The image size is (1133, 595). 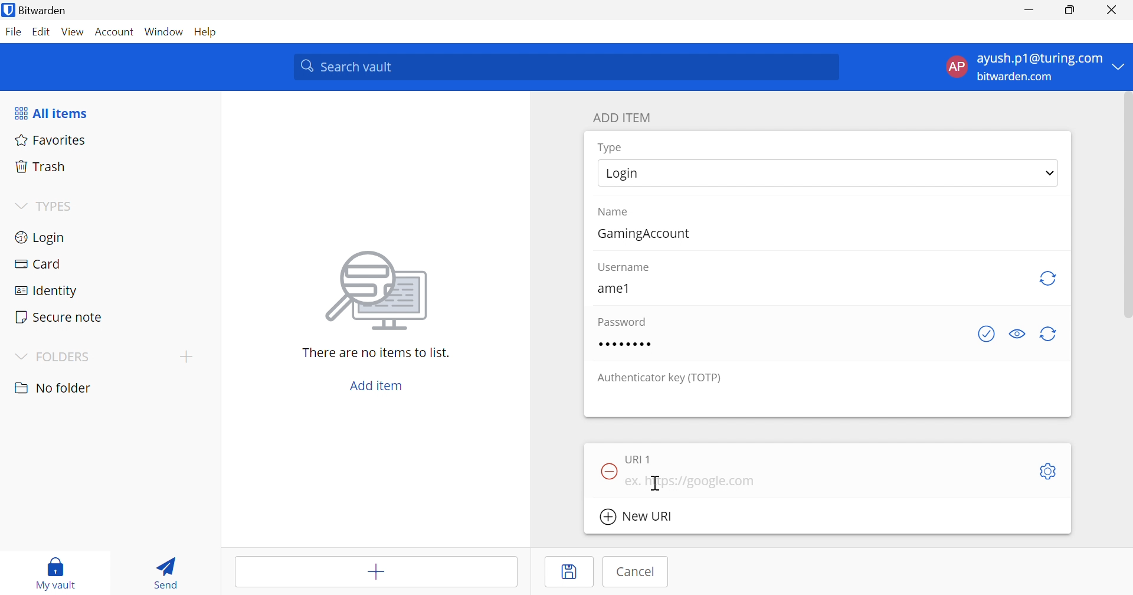 I want to click on AP, so click(x=957, y=66).